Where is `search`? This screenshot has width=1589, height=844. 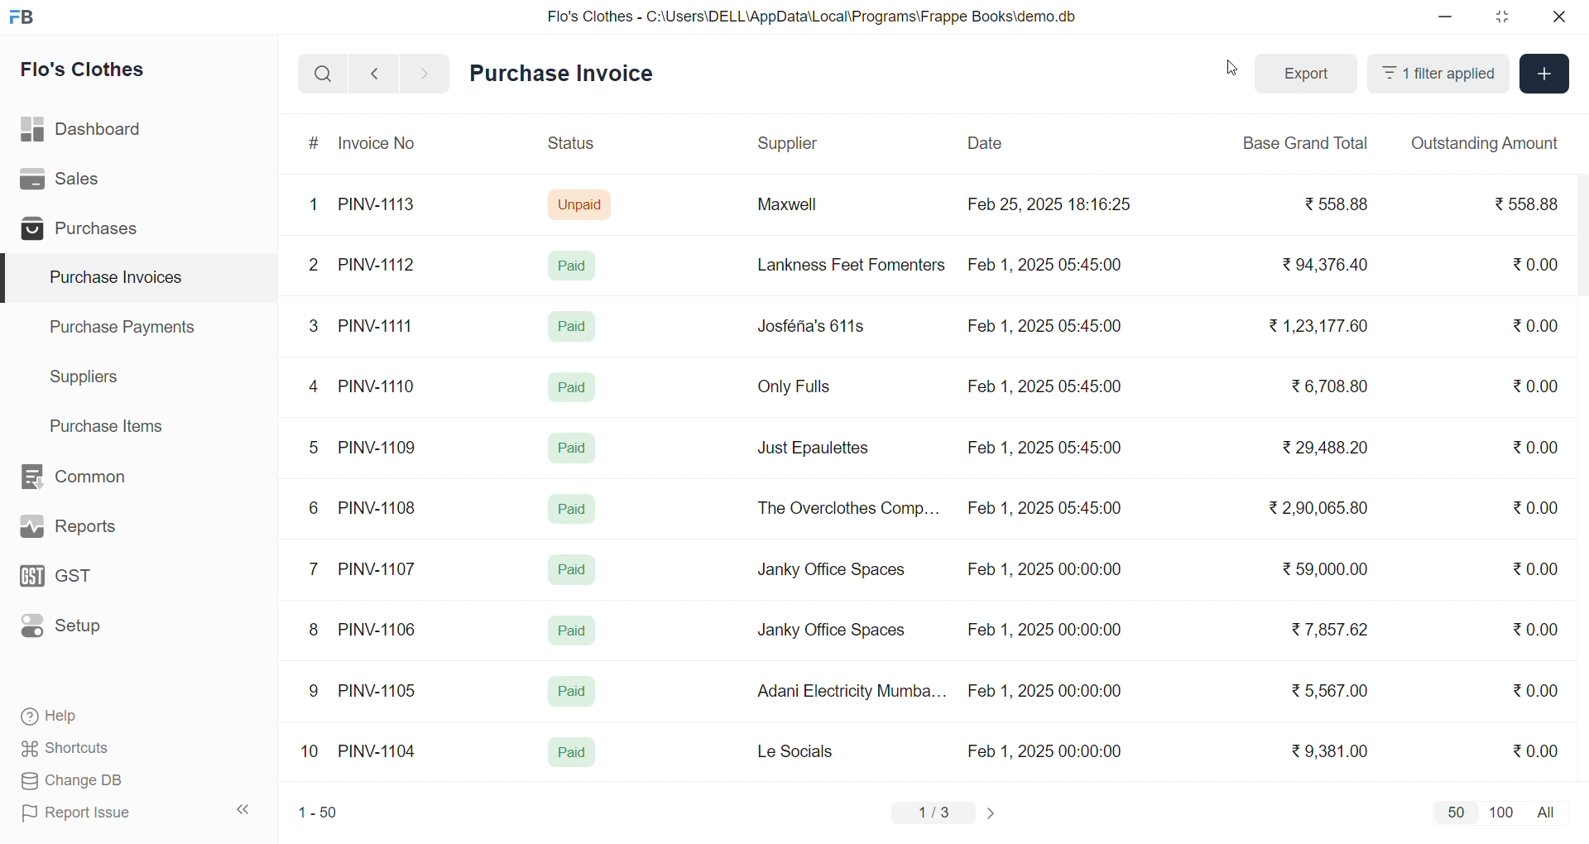 search is located at coordinates (323, 74).